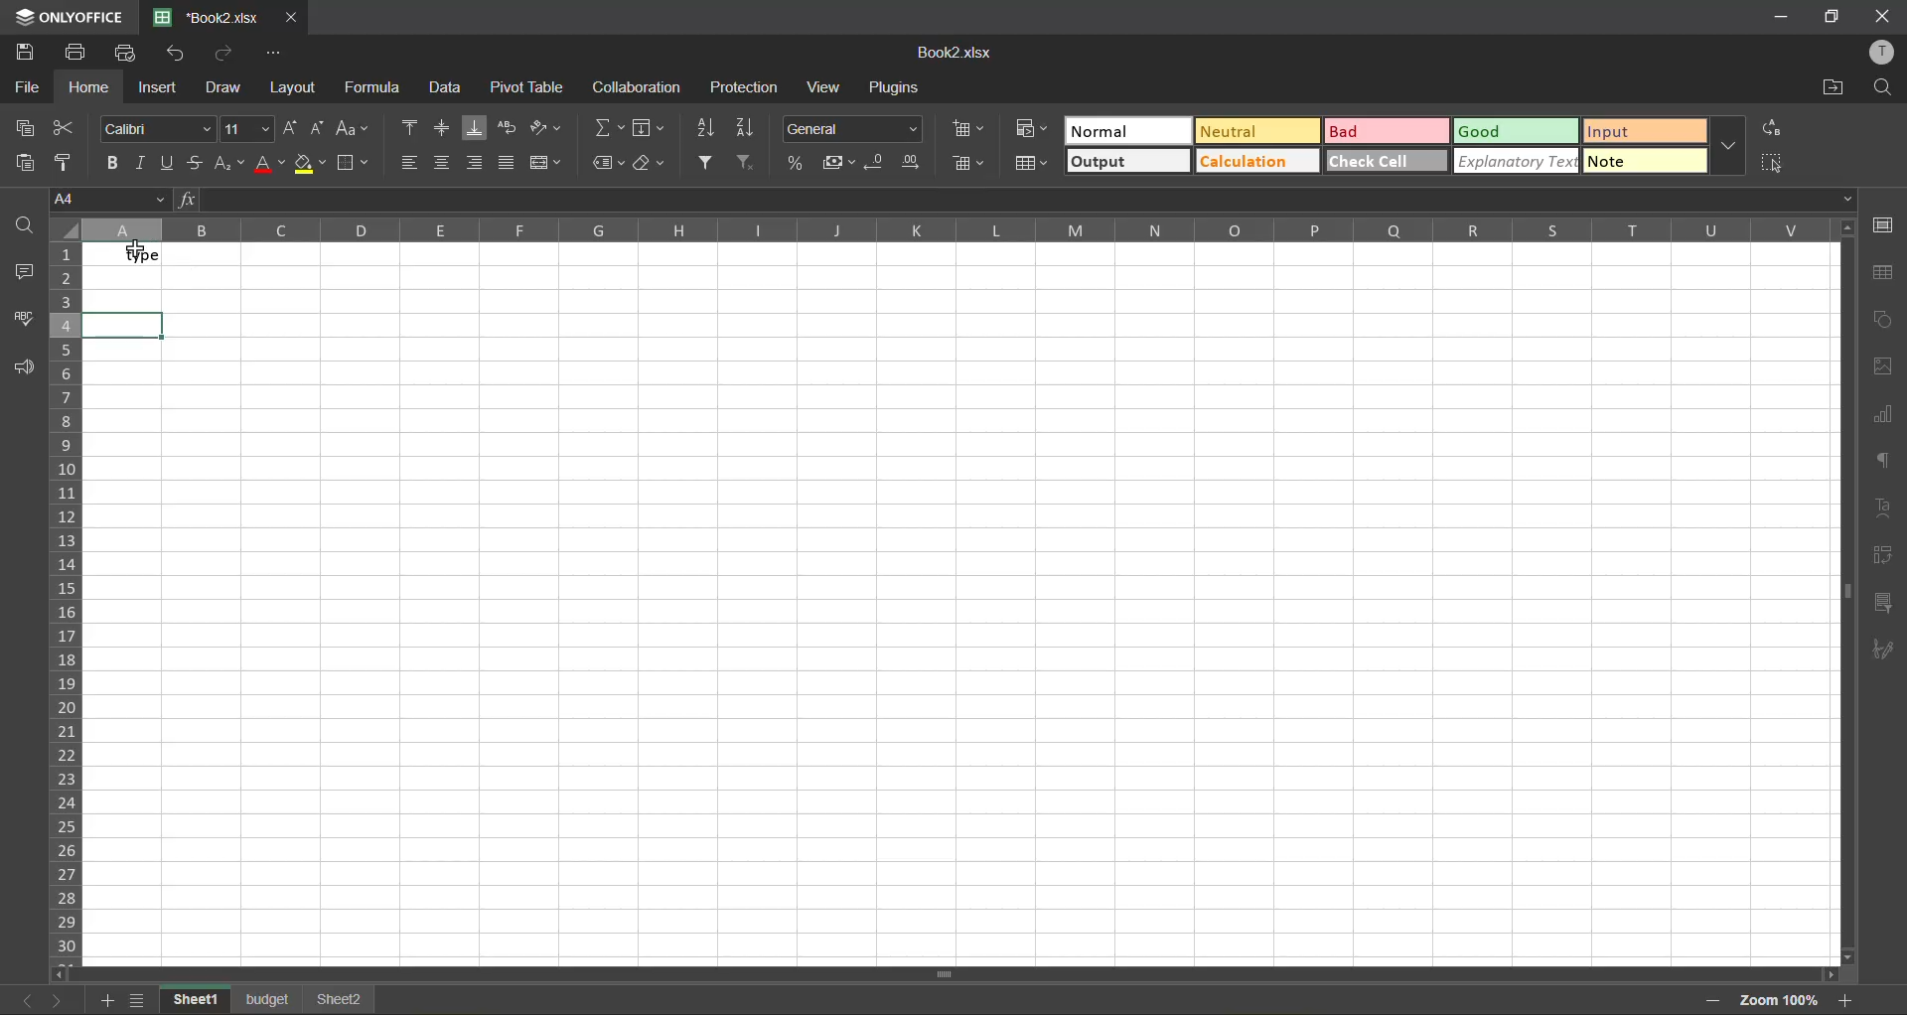 The height and width of the screenshot is (1015, 1907). I want to click on bad, so click(1394, 135).